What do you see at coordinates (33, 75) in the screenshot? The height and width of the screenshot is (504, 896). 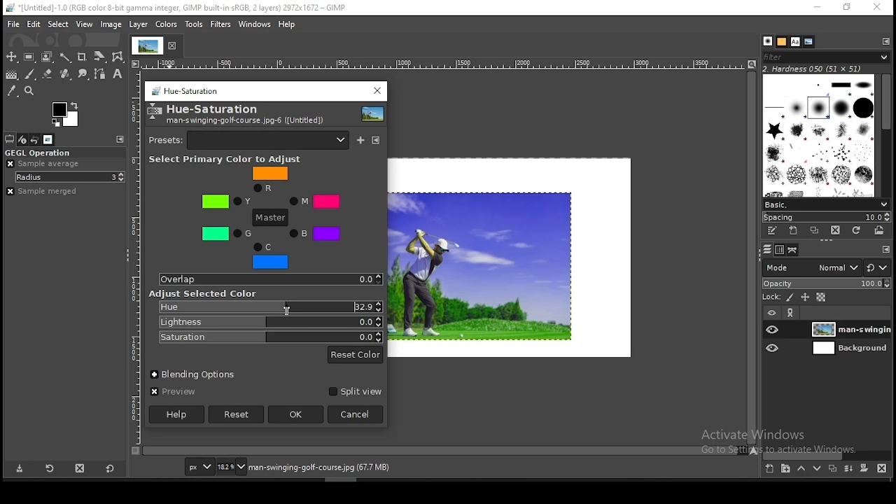 I see `brush tool` at bounding box center [33, 75].